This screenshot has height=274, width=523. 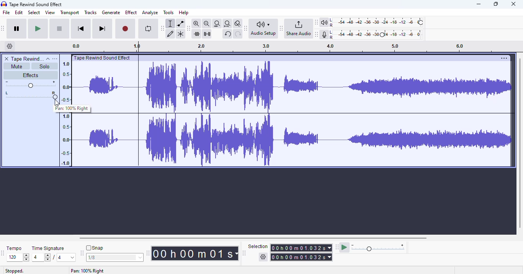 I want to click on audacity selection toolbar, so click(x=244, y=253).